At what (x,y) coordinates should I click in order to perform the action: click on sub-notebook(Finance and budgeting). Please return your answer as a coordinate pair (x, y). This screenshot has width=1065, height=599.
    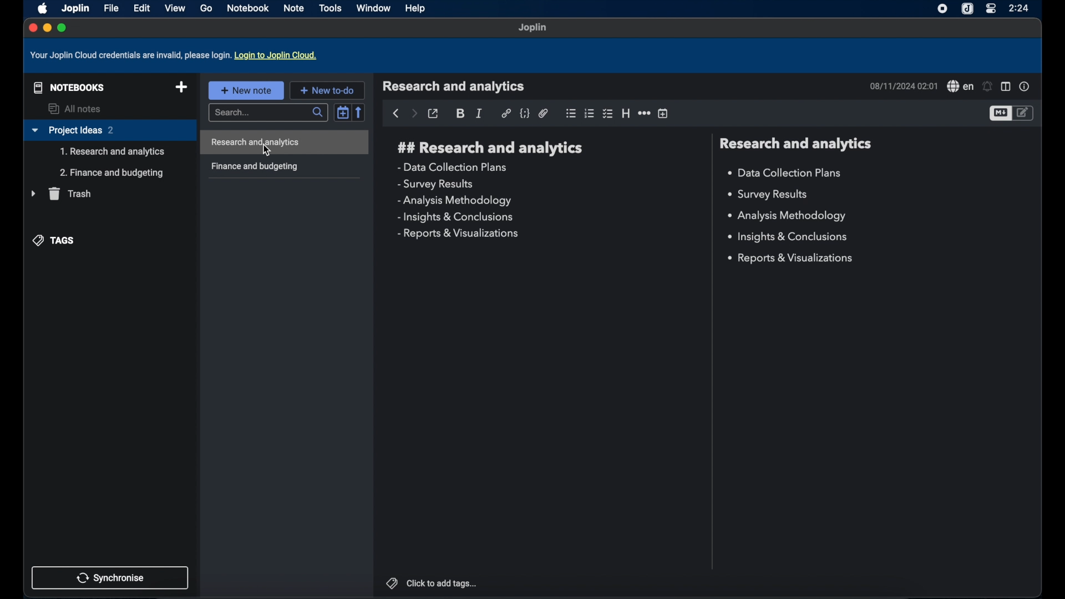
    Looking at the image, I should click on (111, 173).